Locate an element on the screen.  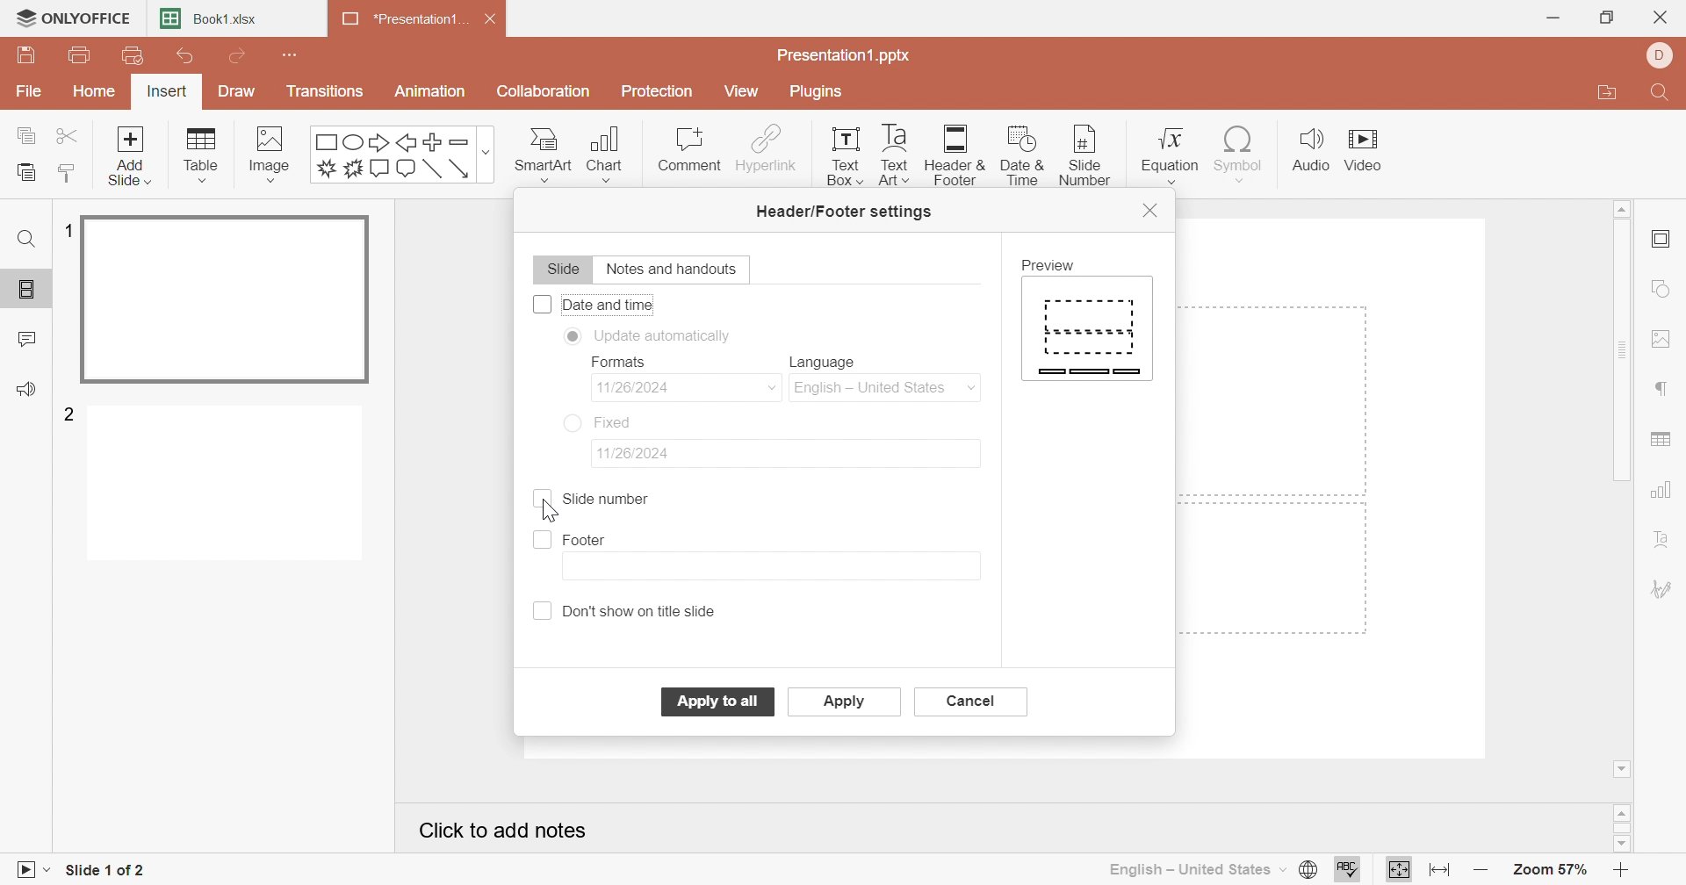
Insert is located at coordinates (167, 94).